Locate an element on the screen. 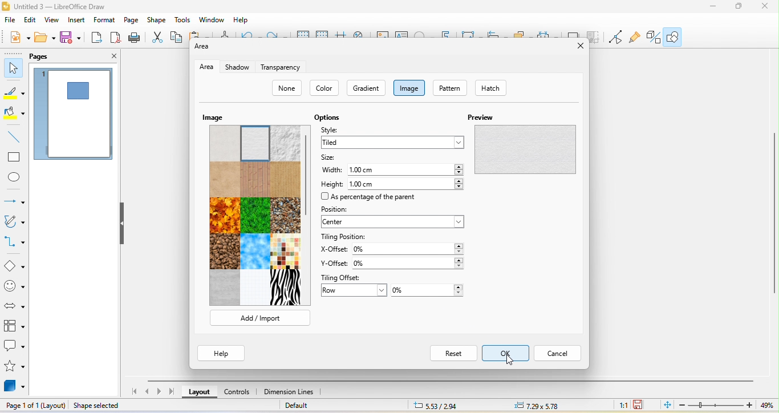 This screenshot has height=413, width=779. add/ import is located at coordinates (261, 318).